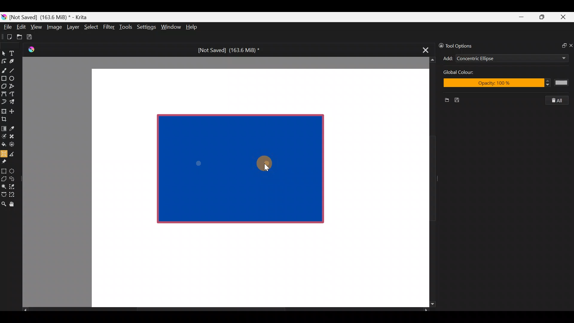 Image resolution: width=574 pixels, height=323 pixels. What do you see at coordinates (13, 186) in the screenshot?
I see `Similar color selection tool` at bounding box center [13, 186].